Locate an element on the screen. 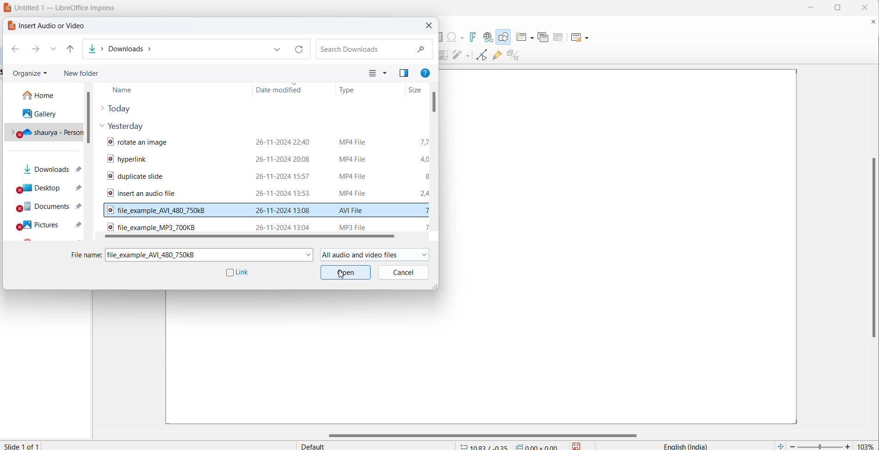 The height and width of the screenshot is (450, 879). delete slide is located at coordinates (560, 37).